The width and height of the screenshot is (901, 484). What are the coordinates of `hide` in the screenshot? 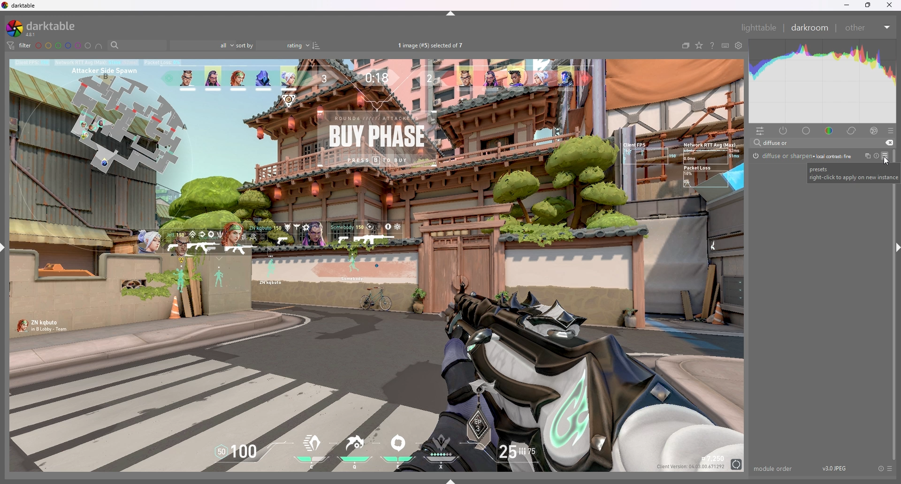 It's located at (451, 13).